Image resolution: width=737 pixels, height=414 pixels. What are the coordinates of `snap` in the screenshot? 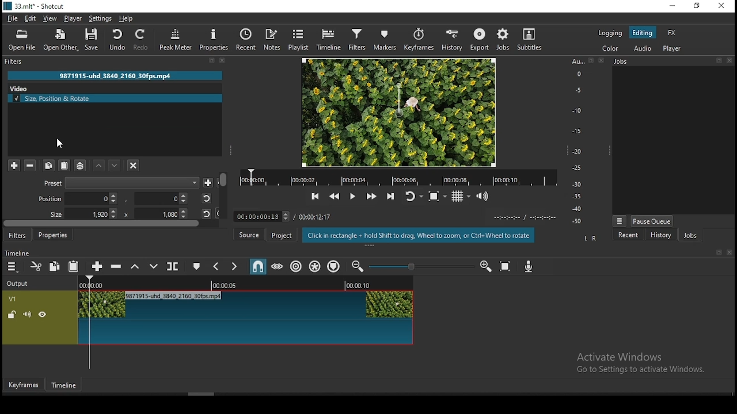 It's located at (259, 267).